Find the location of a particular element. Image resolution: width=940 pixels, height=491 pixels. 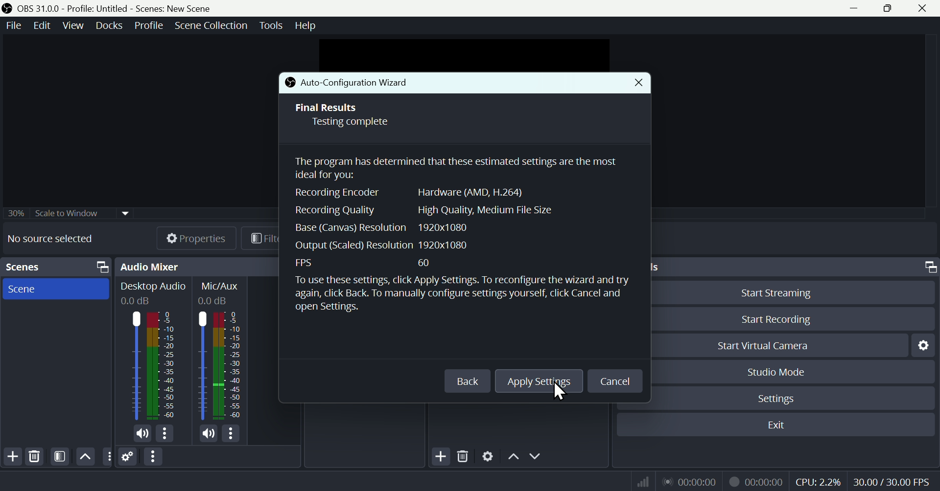

Scene collection is located at coordinates (213, 27).